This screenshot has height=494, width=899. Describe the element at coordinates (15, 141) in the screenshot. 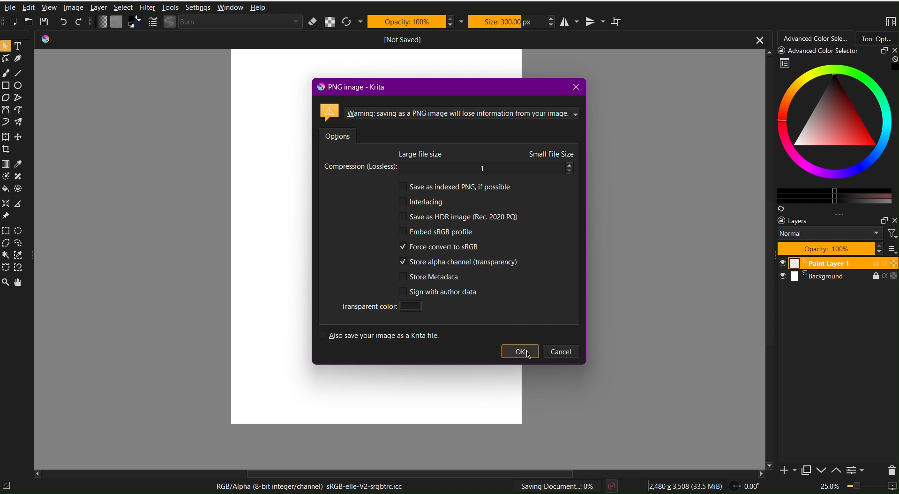

I see `Move Tools` at that location.